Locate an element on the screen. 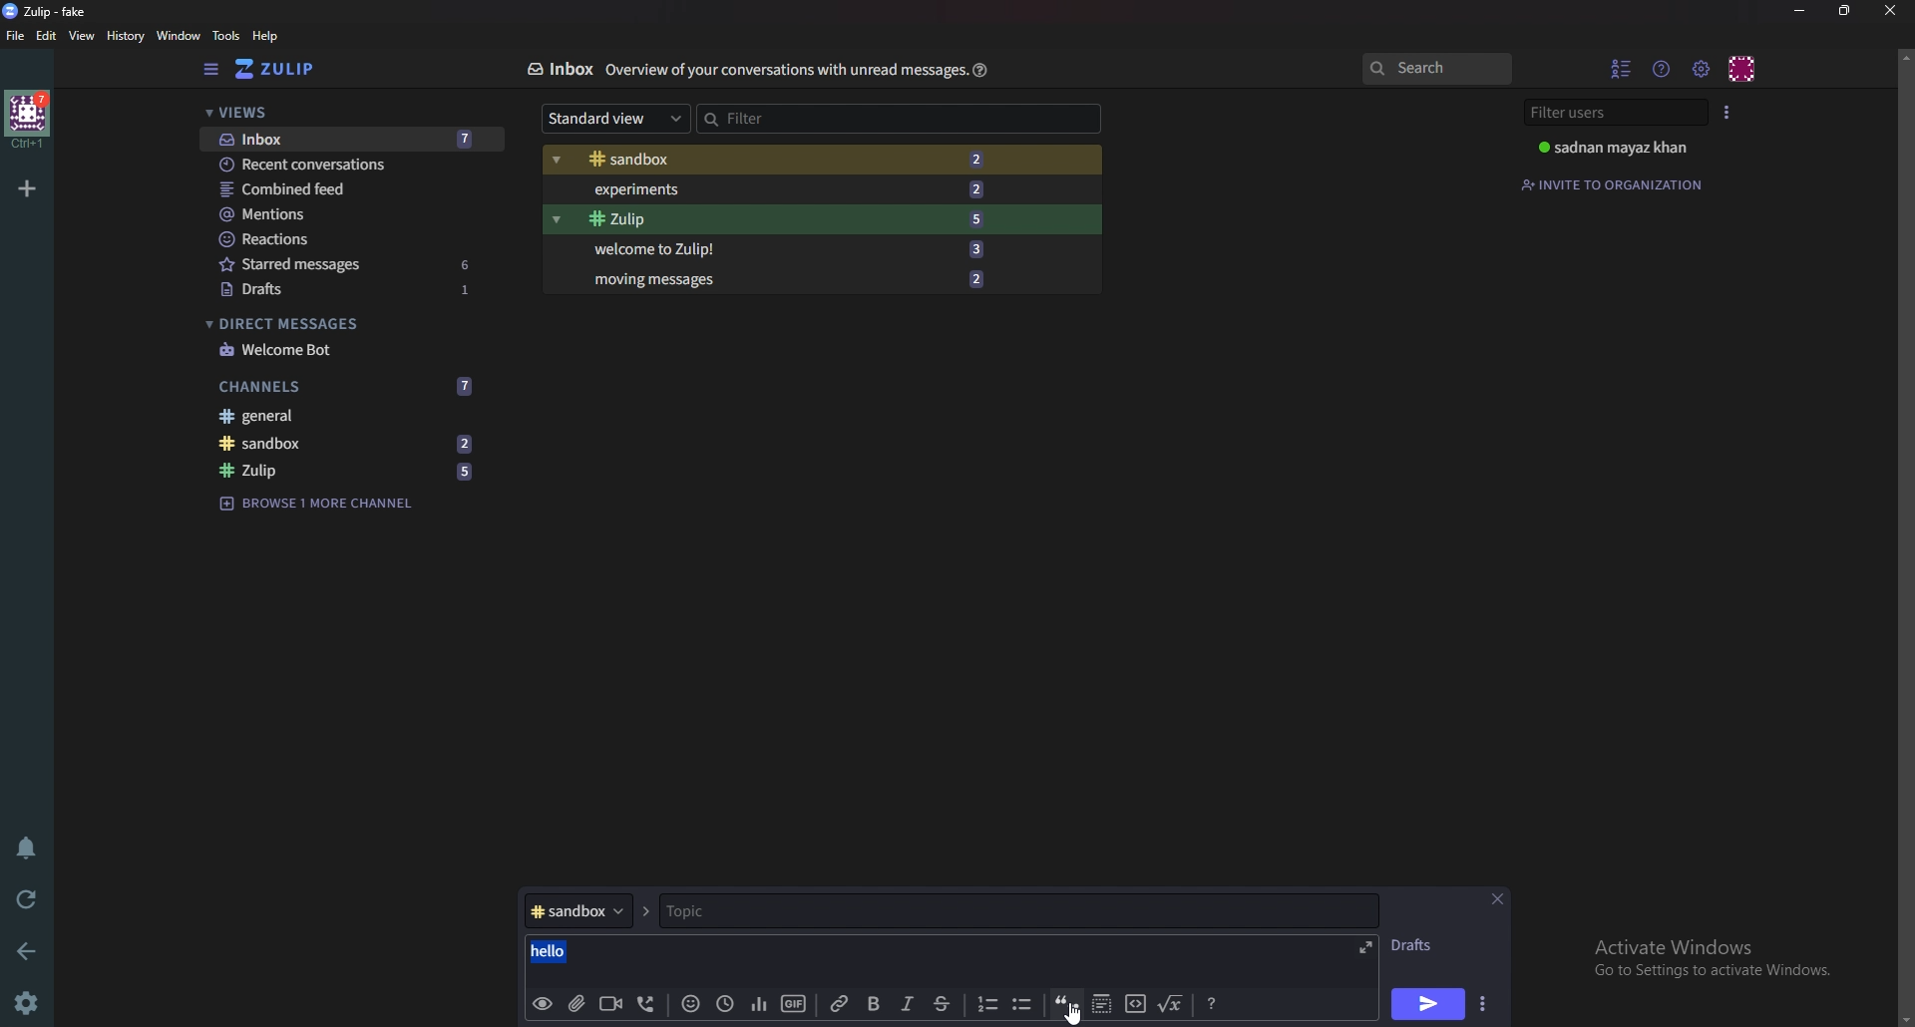  Activate Windows
Go to Settings to activate Windows. is located at coordinates (1712, 957).